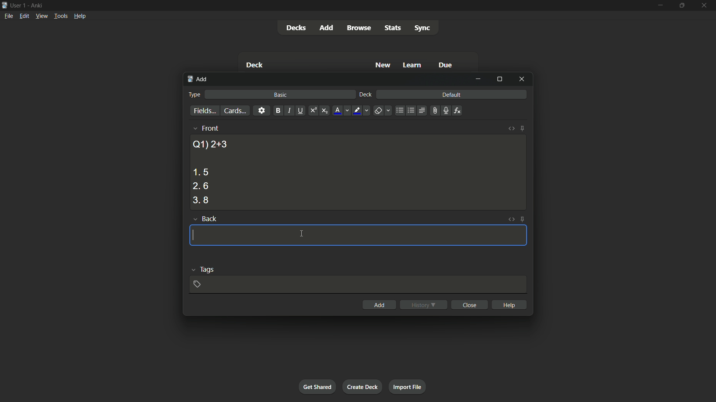 The height and width of the screenshot is (402, 716). What do you see at coordinates (407, 386) in the screenshot?
I see `import file` at bounding box center [407, 386].